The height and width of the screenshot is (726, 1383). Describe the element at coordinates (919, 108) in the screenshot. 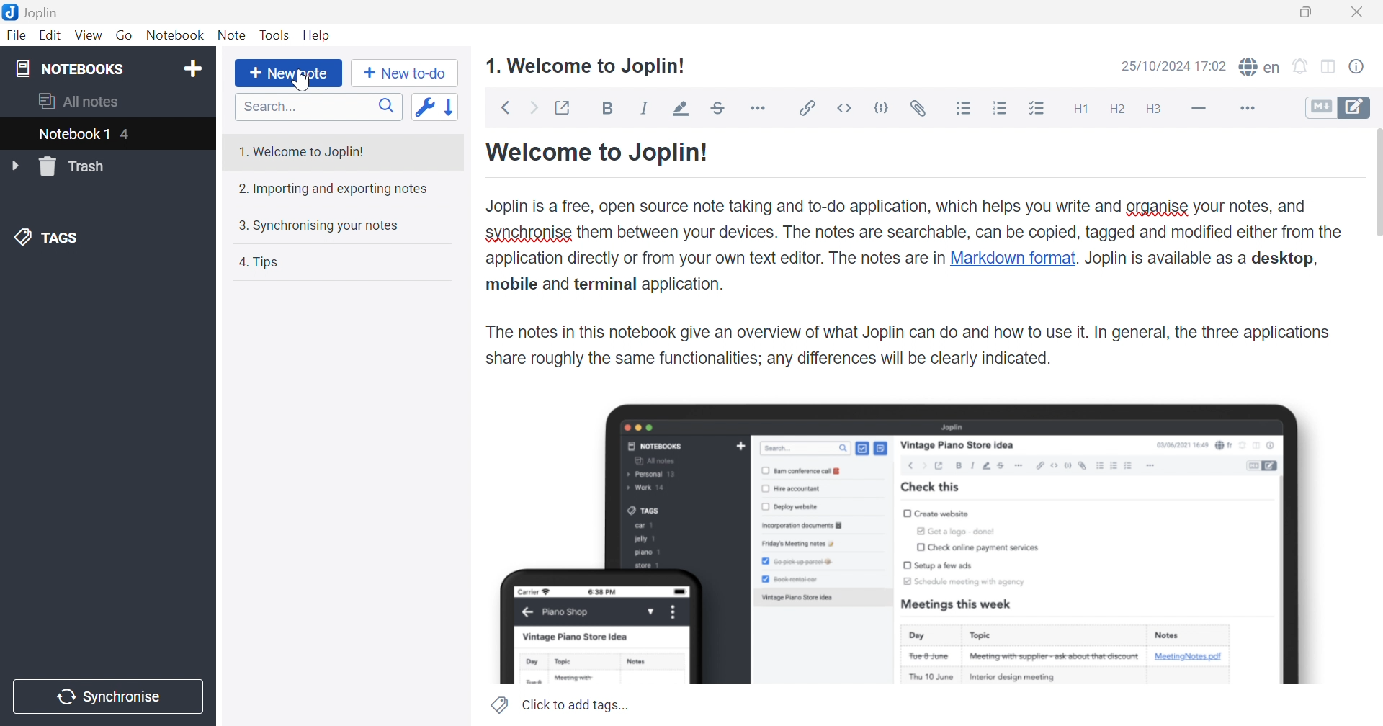

I see `Attach file` at that location.